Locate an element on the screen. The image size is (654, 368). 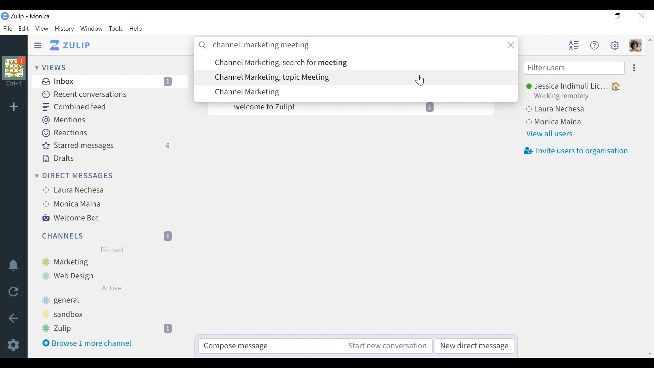
Welcome Bot is located at coordinates (72, 218).